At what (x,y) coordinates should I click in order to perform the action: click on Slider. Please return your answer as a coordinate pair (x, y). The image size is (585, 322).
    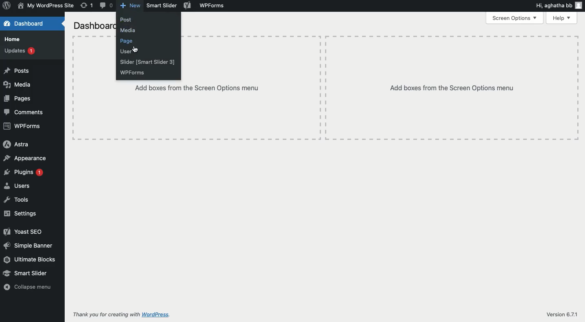
    Looking at the image, I should click on (150, 62).